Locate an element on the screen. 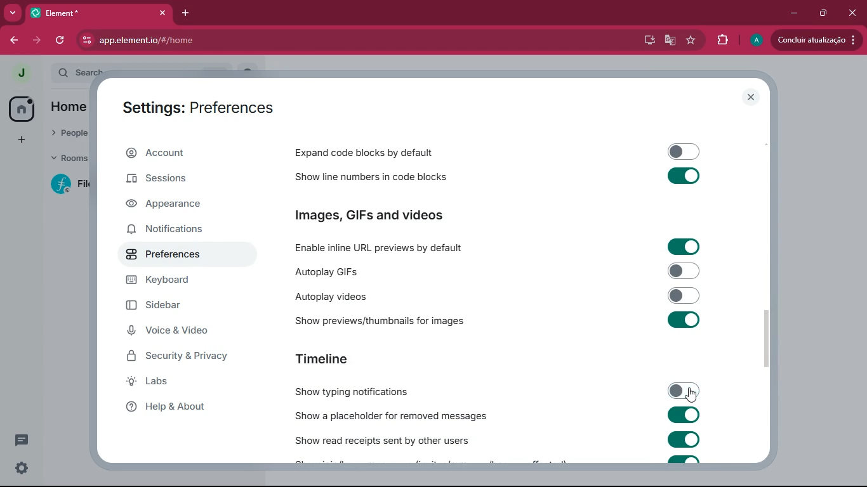 The height and width of the screenshot is (487, 867). voice & video is located at coordinates (178, 331).